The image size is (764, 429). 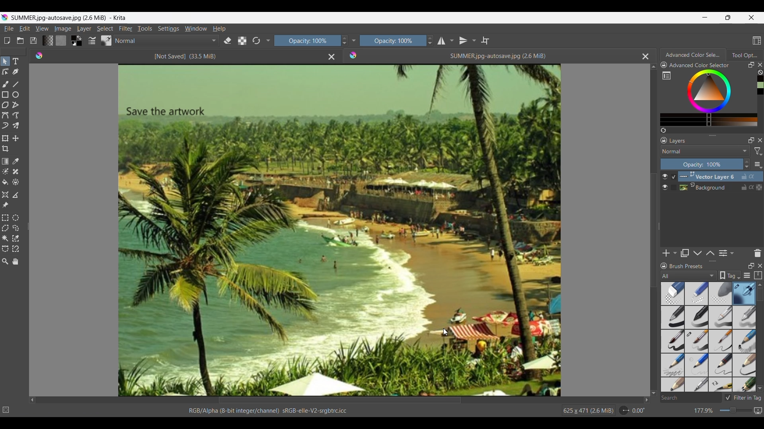 What do you see at coordinates (647, 400) in the screenshot?
I see `Quick slide to right` at bounding box center [647, 400].